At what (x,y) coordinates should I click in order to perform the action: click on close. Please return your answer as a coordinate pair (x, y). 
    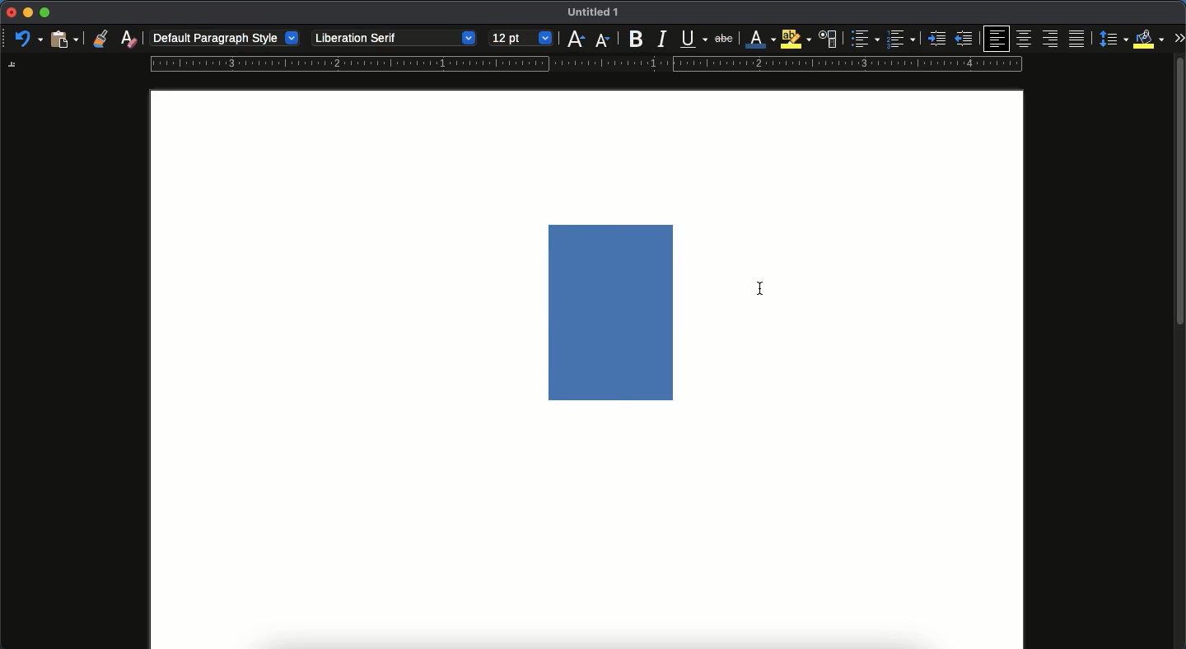
    Looking at the image, I should click on (10, 13).